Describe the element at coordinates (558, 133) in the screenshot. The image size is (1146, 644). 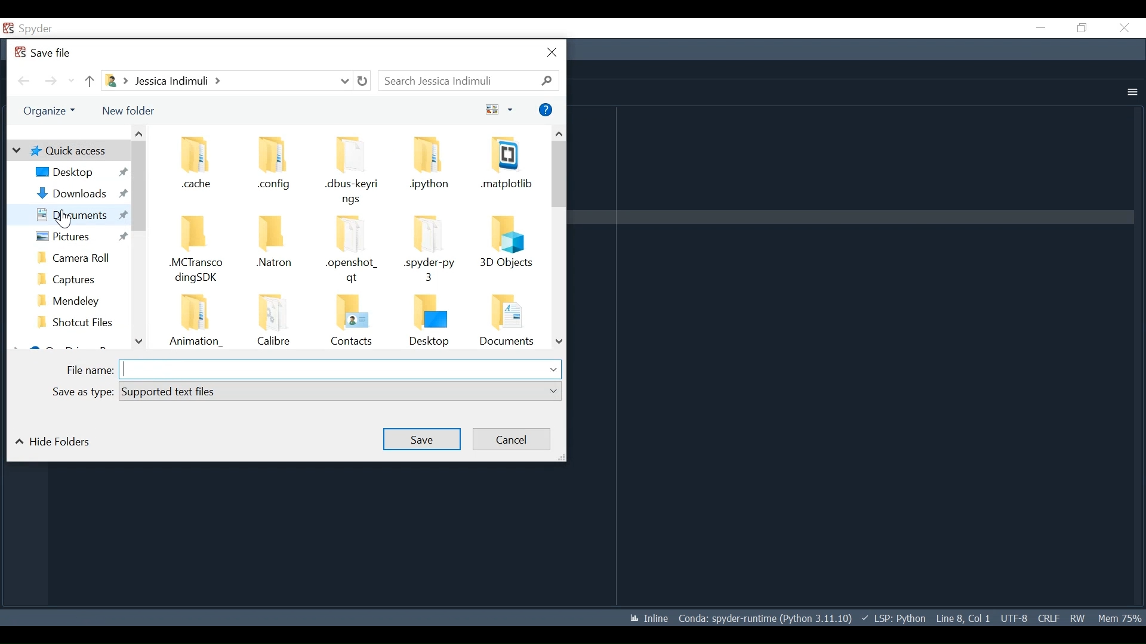
I see `Scroll up` at that location.